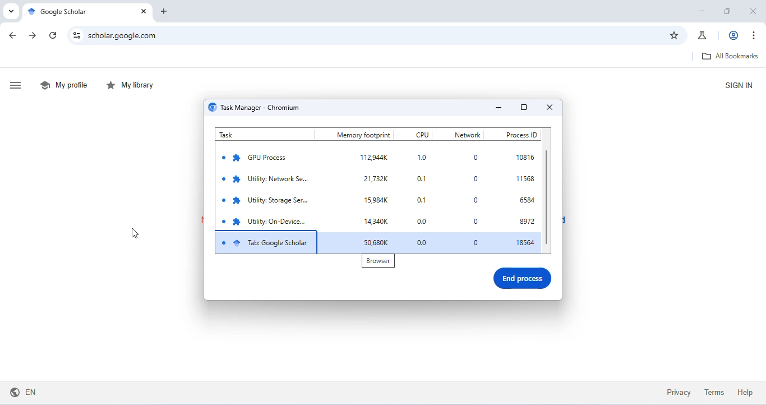 Image resolution: width=766 pixels, height=405 pixels. What do you see at coordinates (376, 178) in the screenshot?
I see `21732k` at bounding box center [376, 178].